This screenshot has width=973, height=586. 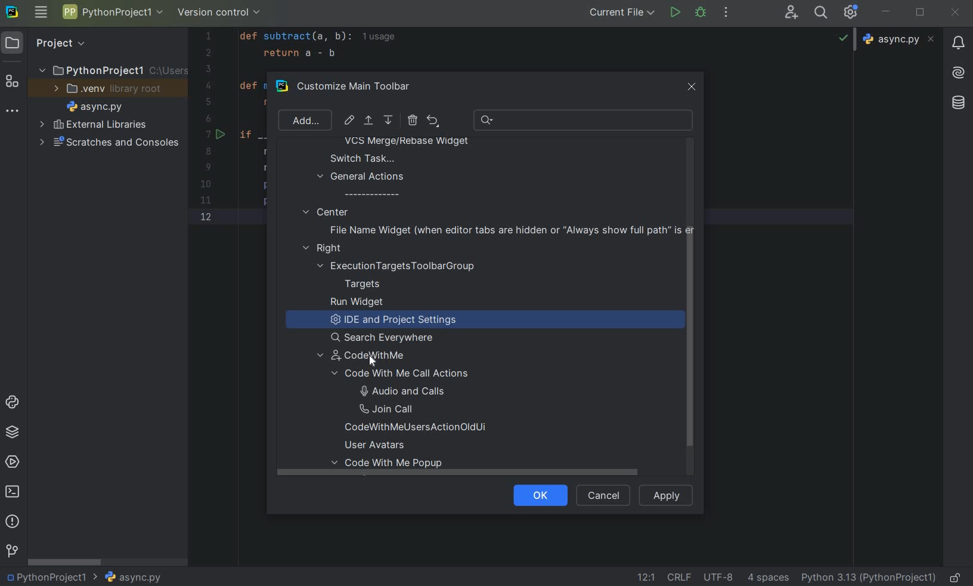 What do you see at coordinates (727, 13) in the screenshot?
I see `MORE ACTIONS` at bounding box center [727, 13].